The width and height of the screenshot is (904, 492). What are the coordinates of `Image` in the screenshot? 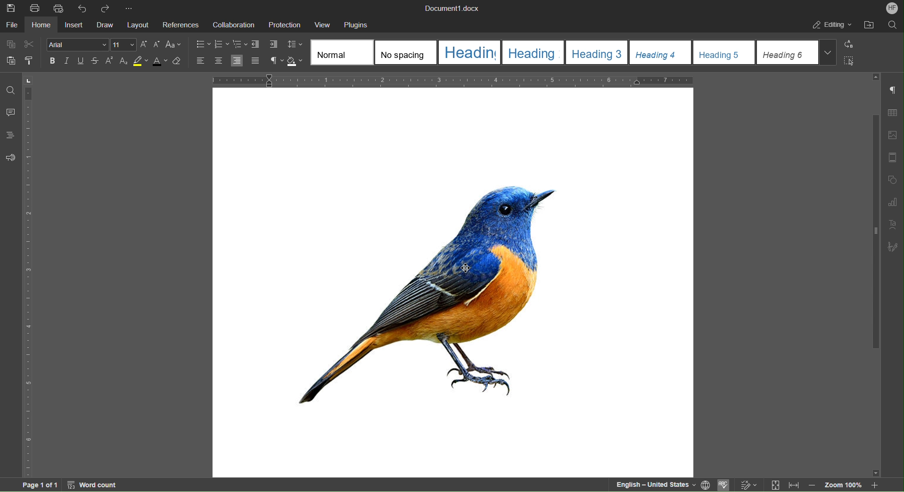 It's located at (427, 292).